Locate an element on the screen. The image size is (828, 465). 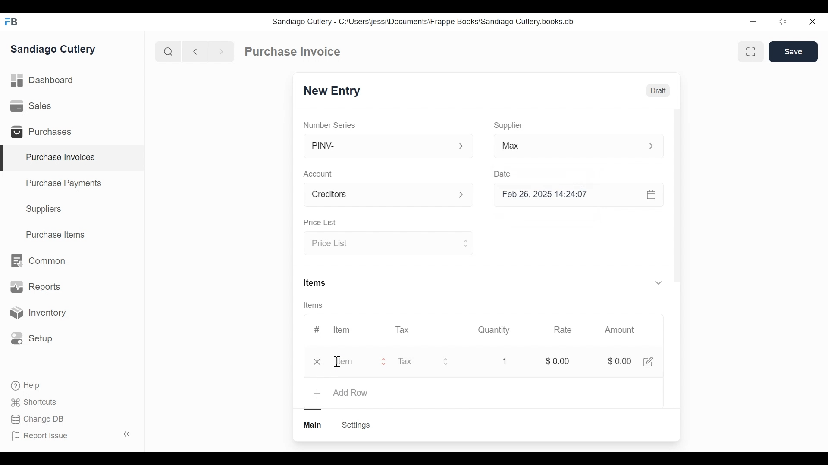
Purchase Invoices is located at coordinates (73, 158).